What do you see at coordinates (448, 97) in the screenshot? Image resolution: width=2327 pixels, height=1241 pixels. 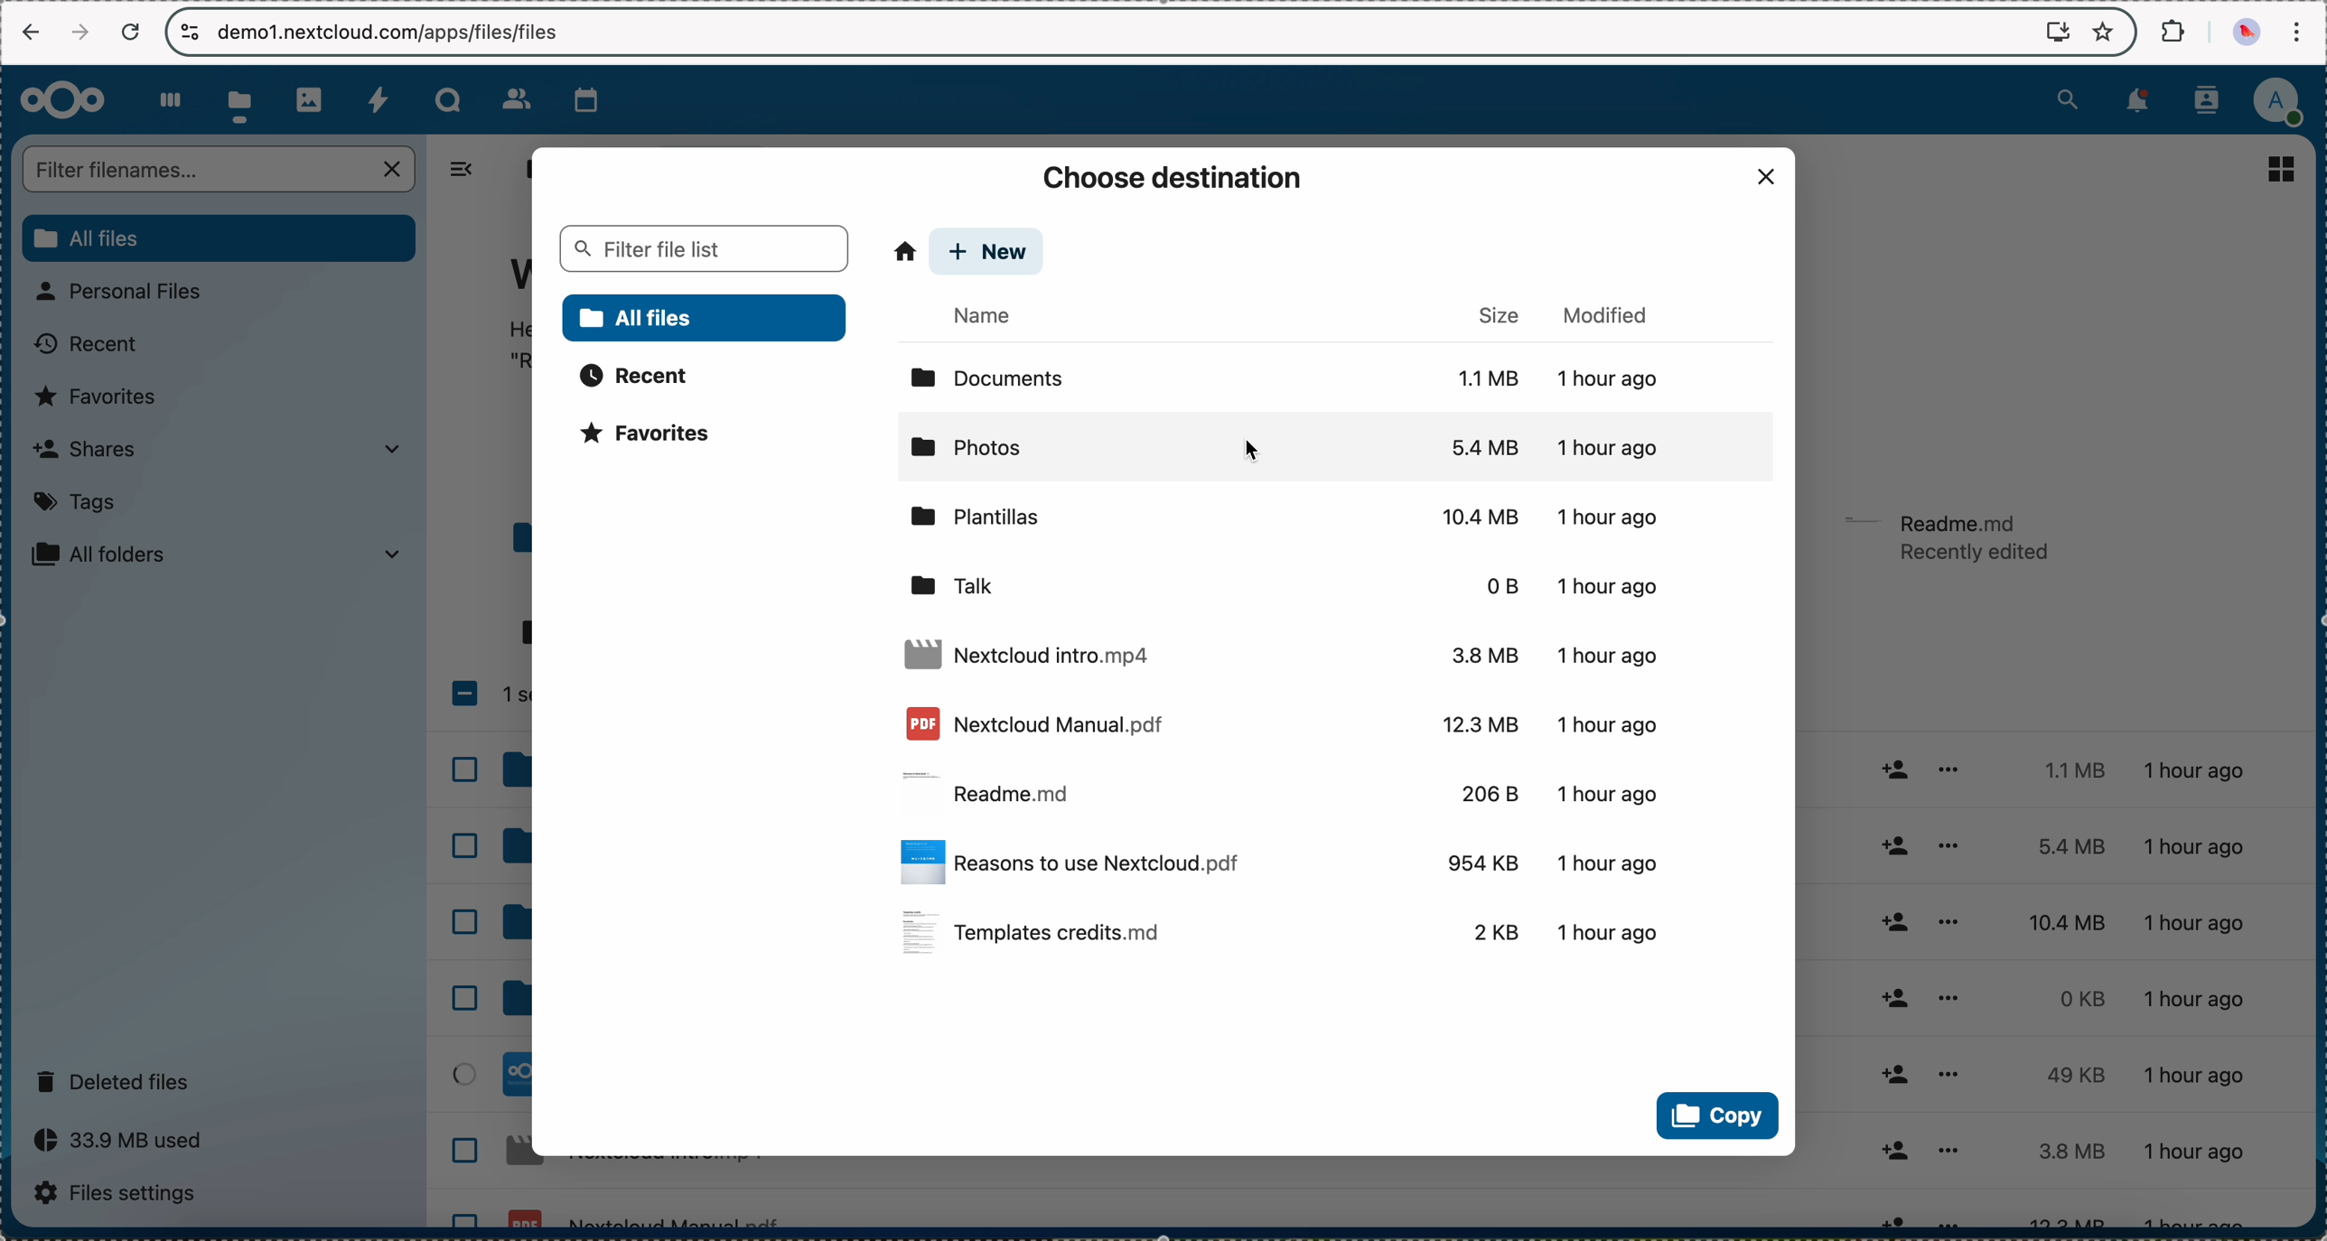 I see `Talk` at bounding box center [448, 97].